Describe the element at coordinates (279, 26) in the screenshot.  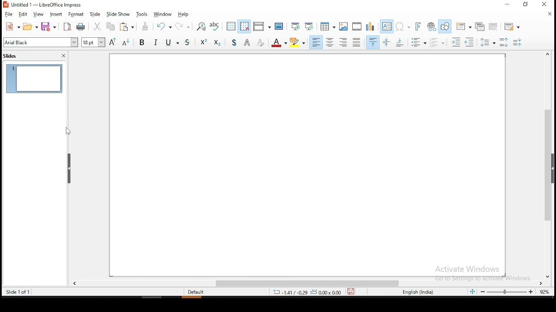
I see `master slide` at that location.